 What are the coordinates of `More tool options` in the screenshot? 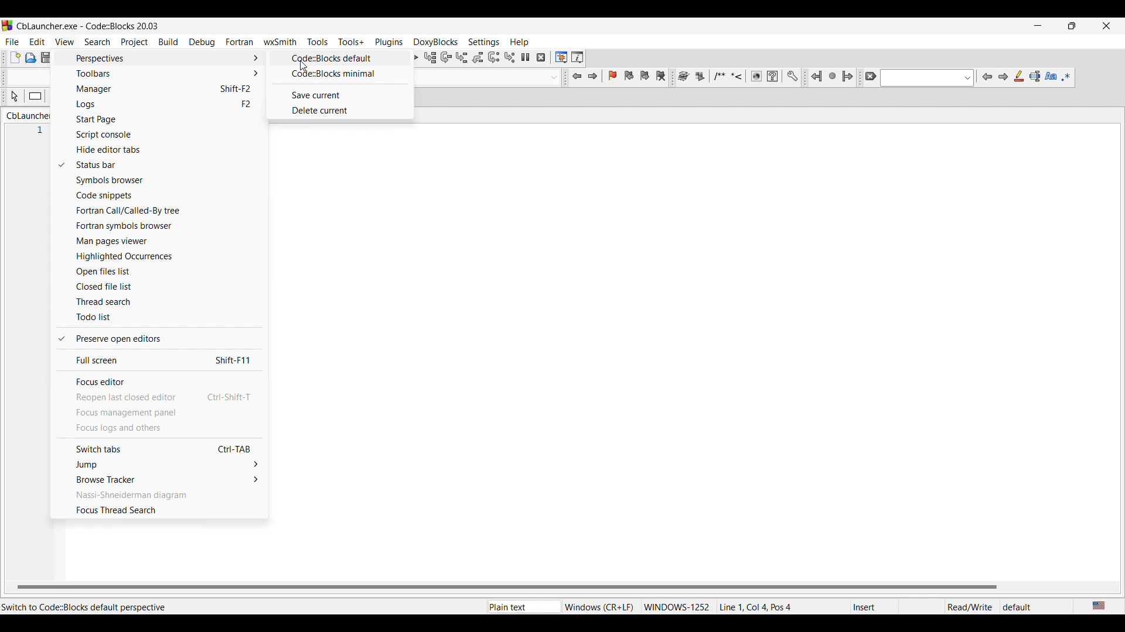 It's located at (738, 76).